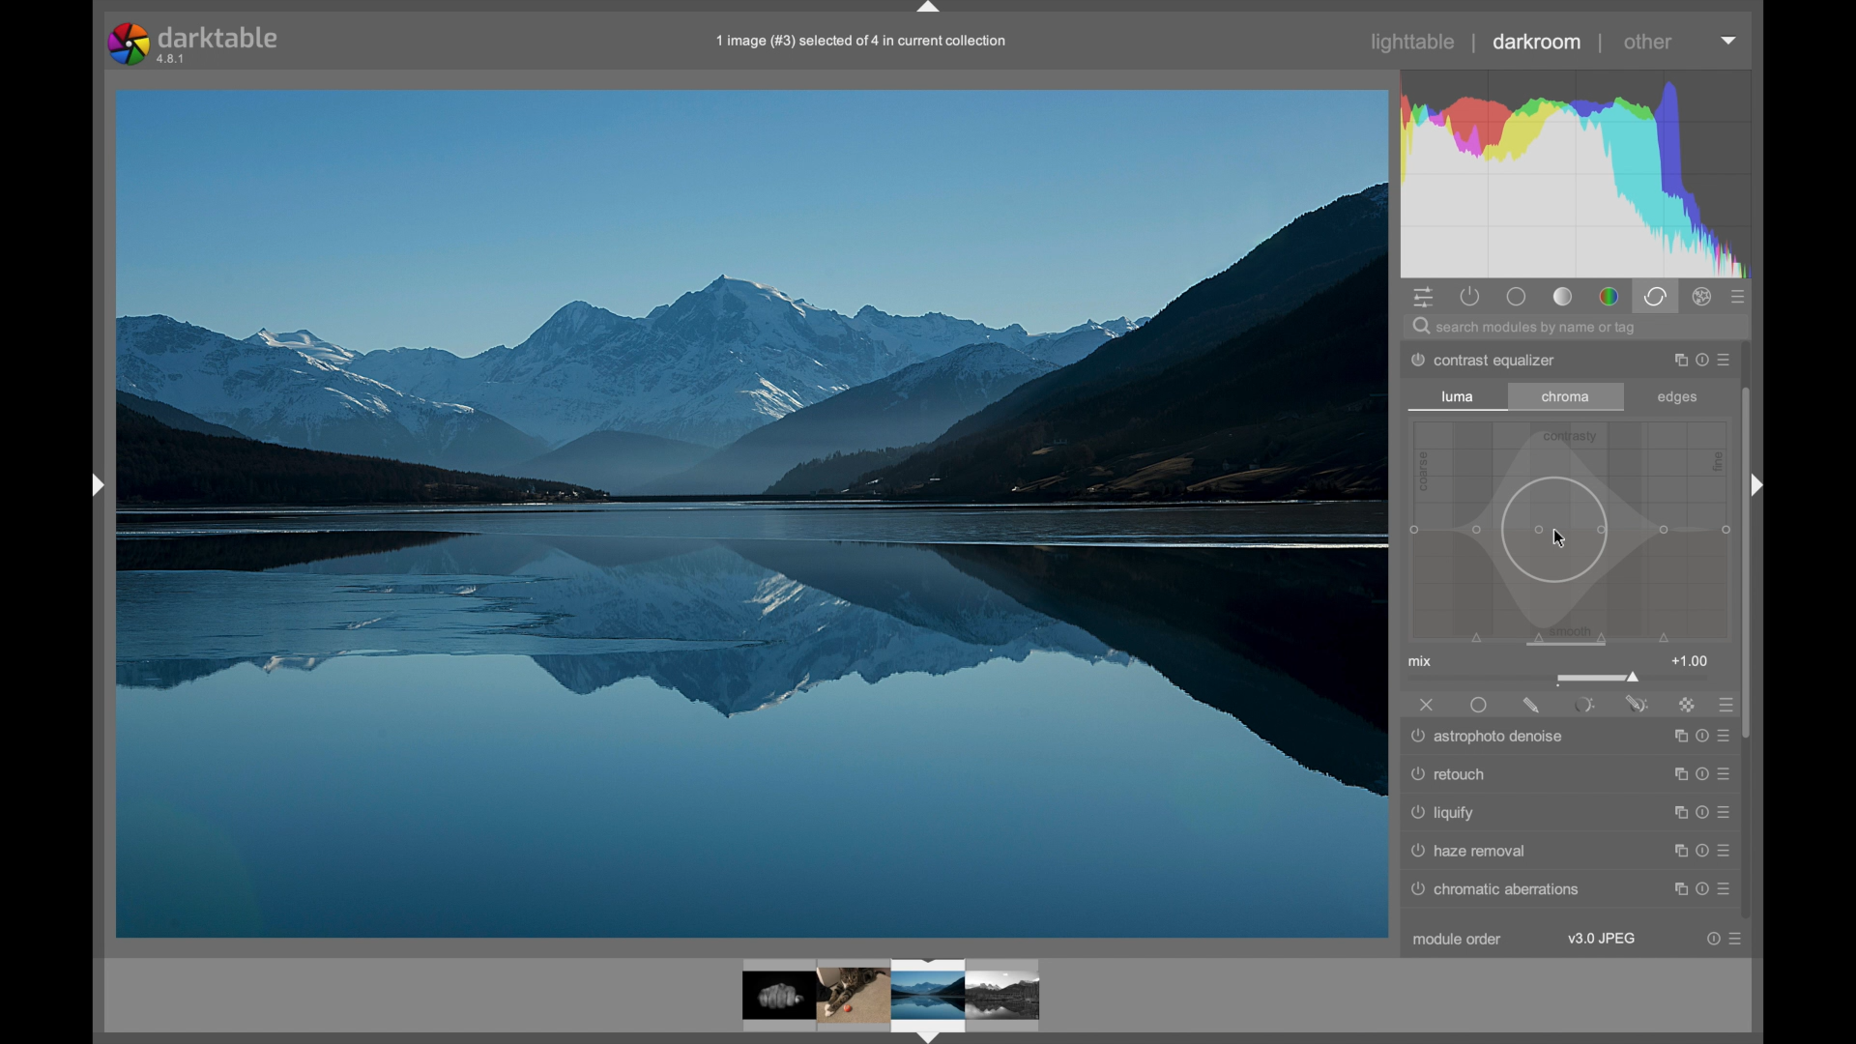  What do you see at coordinates (1739, 296) in the screenshot?
I see `presets` at bounding box center [1739, 296].